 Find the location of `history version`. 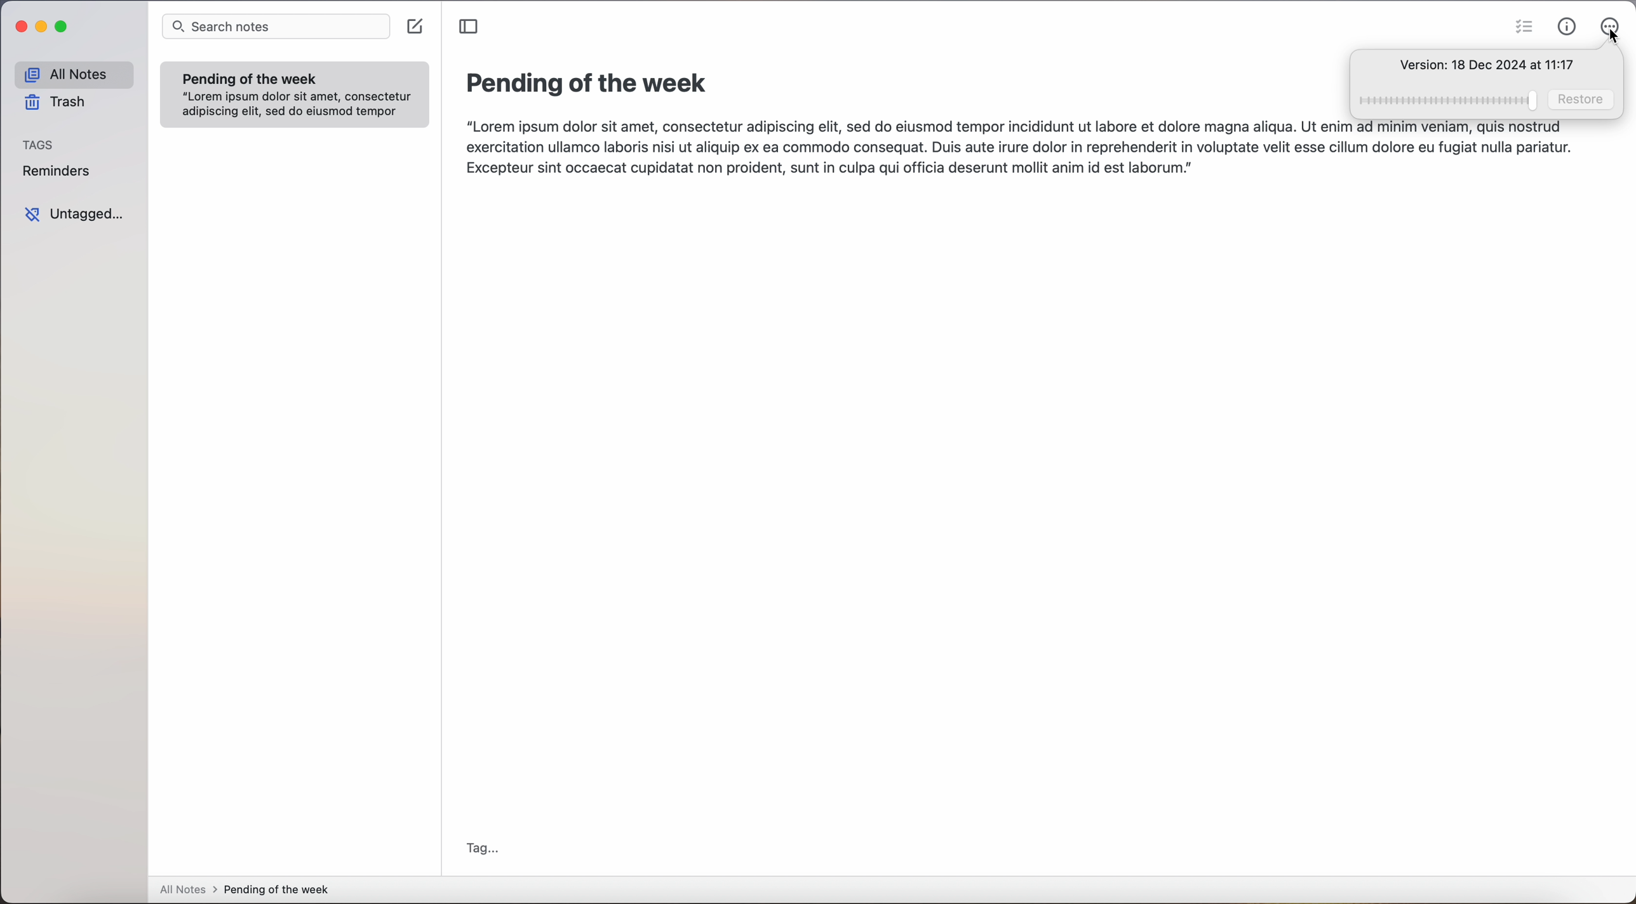

history version is located at coordinates (1485, 67).